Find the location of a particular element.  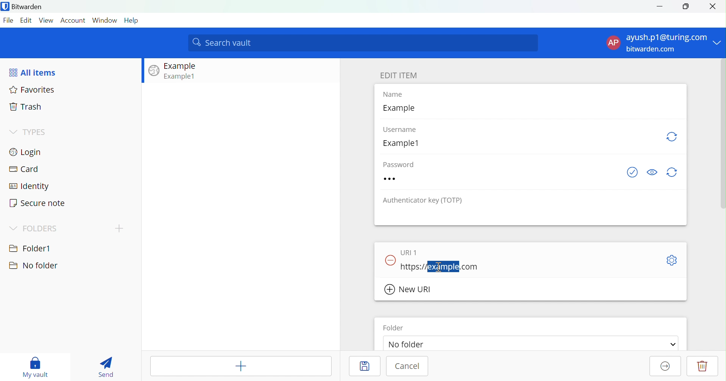

Cancel is located at coordinates (409, 367).